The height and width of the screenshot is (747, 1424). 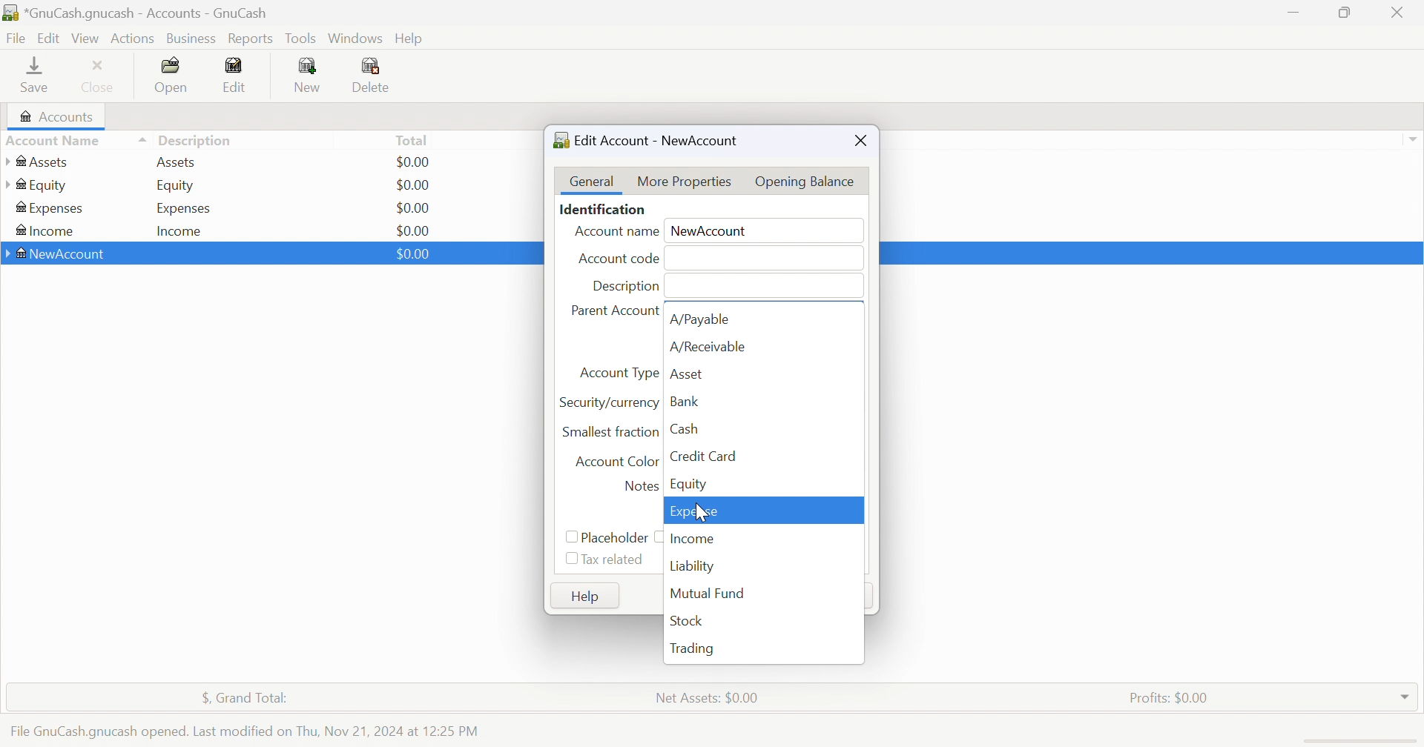 What do you see at coordinates (413, 254) in the screenshot?
I see `$0.00` at bounding box center [413, 254].